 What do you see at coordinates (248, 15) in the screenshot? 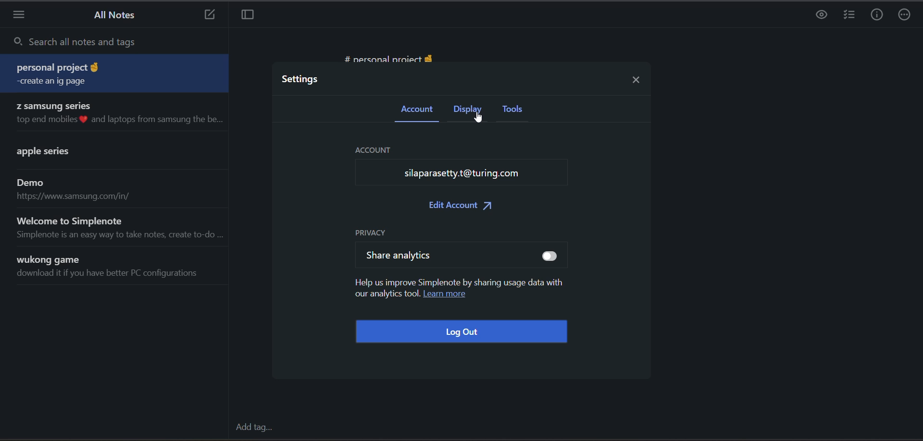
I see `toggle focus mode` at bounding box center [248, 15].